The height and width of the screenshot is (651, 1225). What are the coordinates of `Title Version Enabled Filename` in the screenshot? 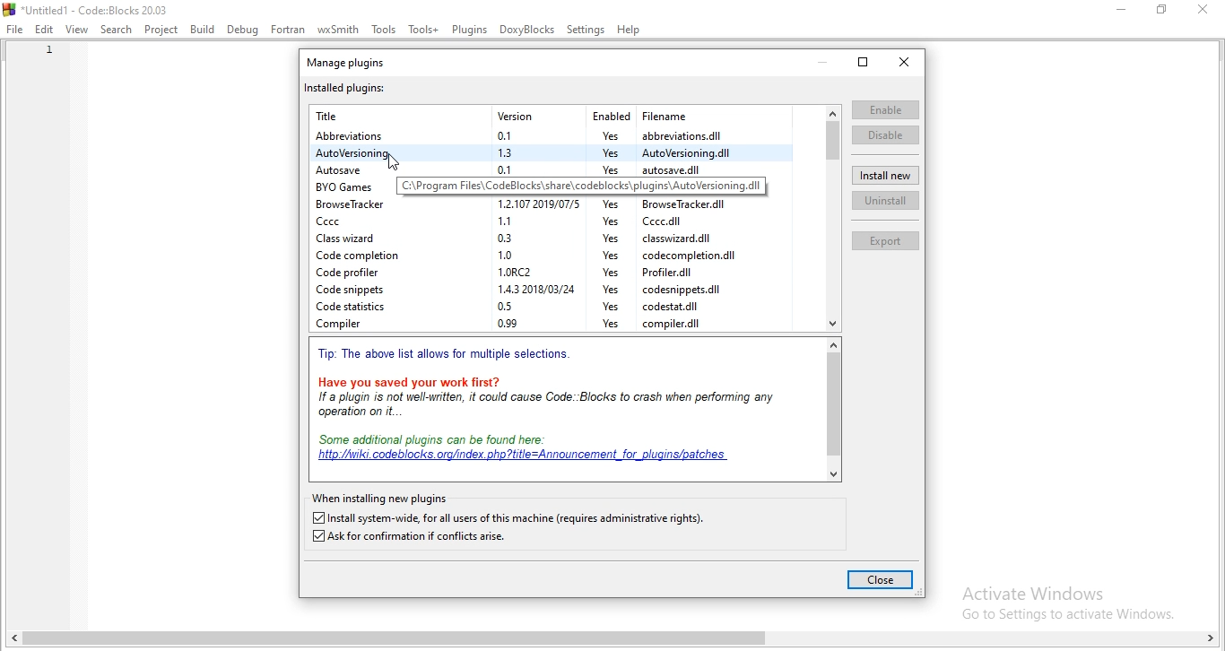 It's located at (513, 116).